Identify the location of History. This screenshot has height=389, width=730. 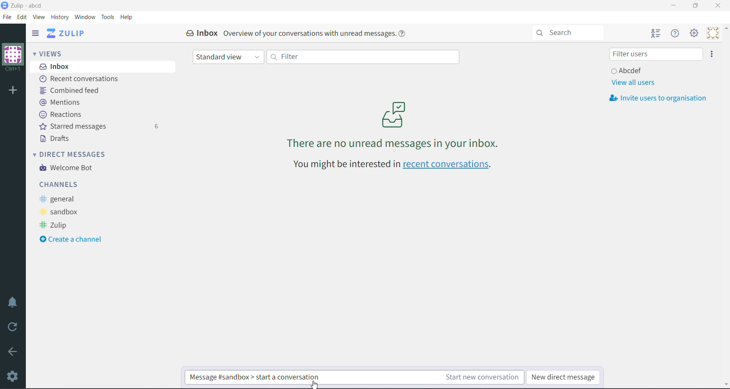
(60, 18).